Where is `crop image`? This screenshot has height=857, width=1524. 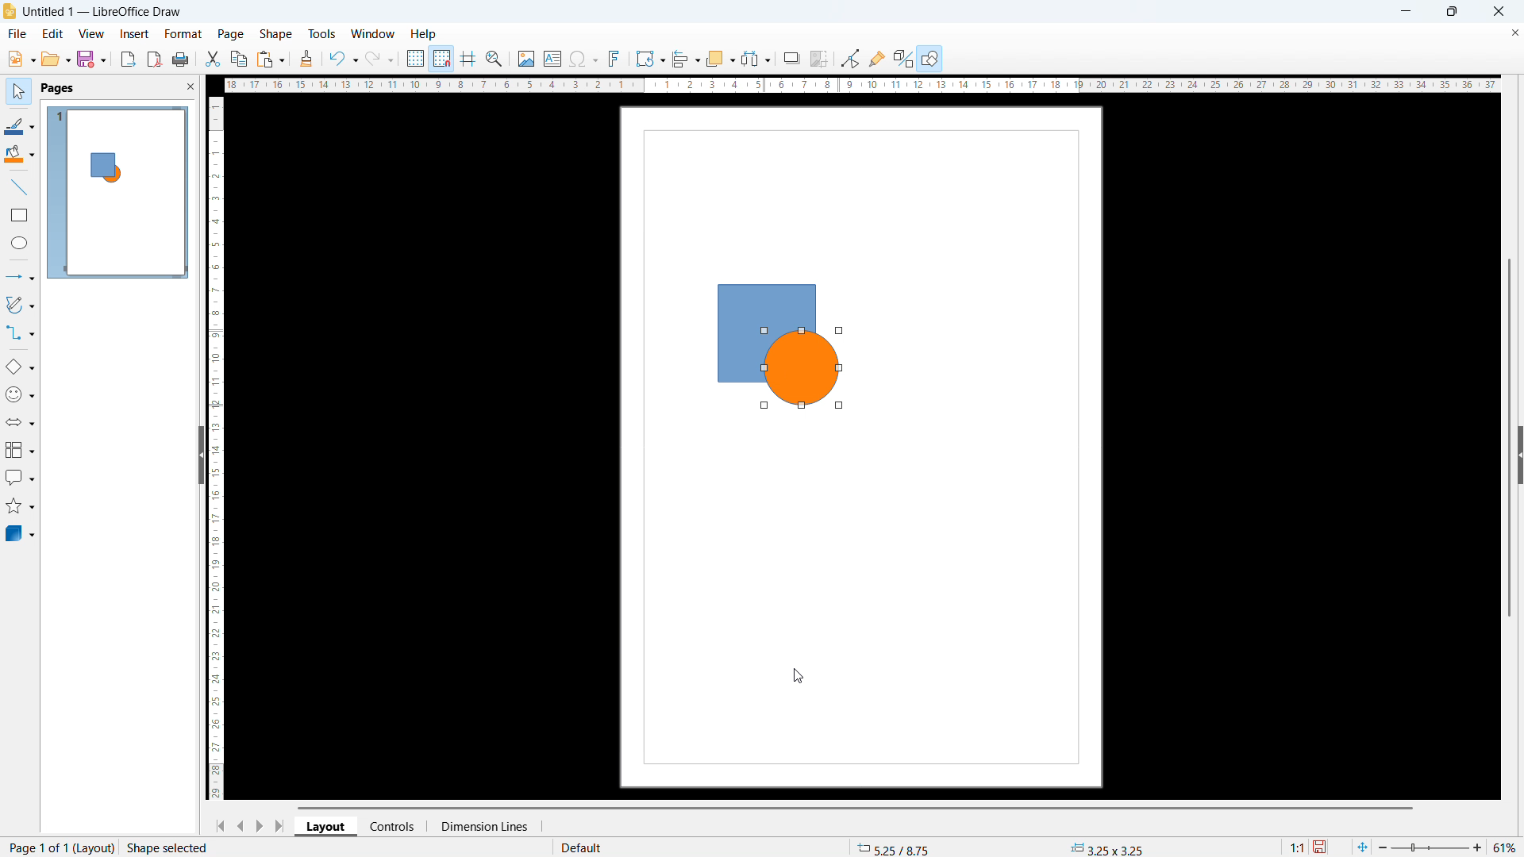
crop image is located at coordinates (820, 59).